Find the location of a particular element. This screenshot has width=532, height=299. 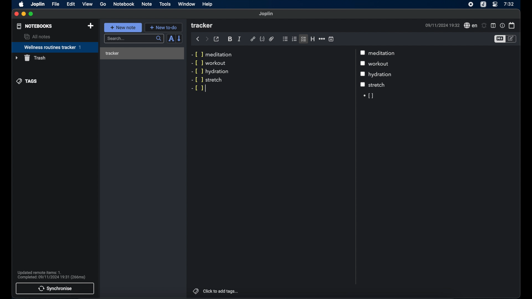

09/11/2024 19:32 is located at coordinates (441, 25).